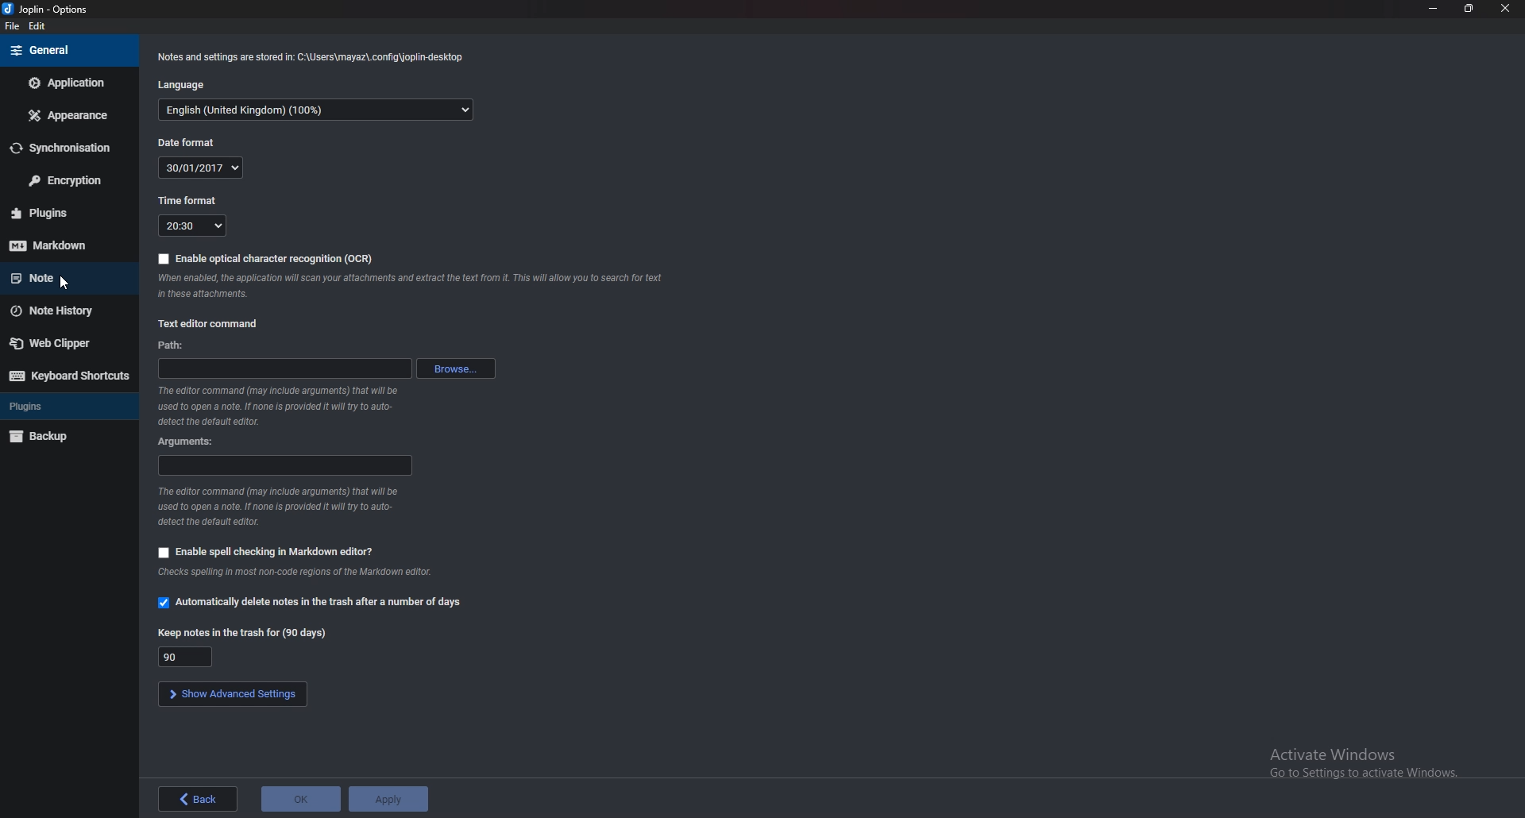 Image resolution: width=1525 pixels, height=818 pixels. Describe the element at coordinates (191, 439) in the screenshot. I see `arguments` at that location.